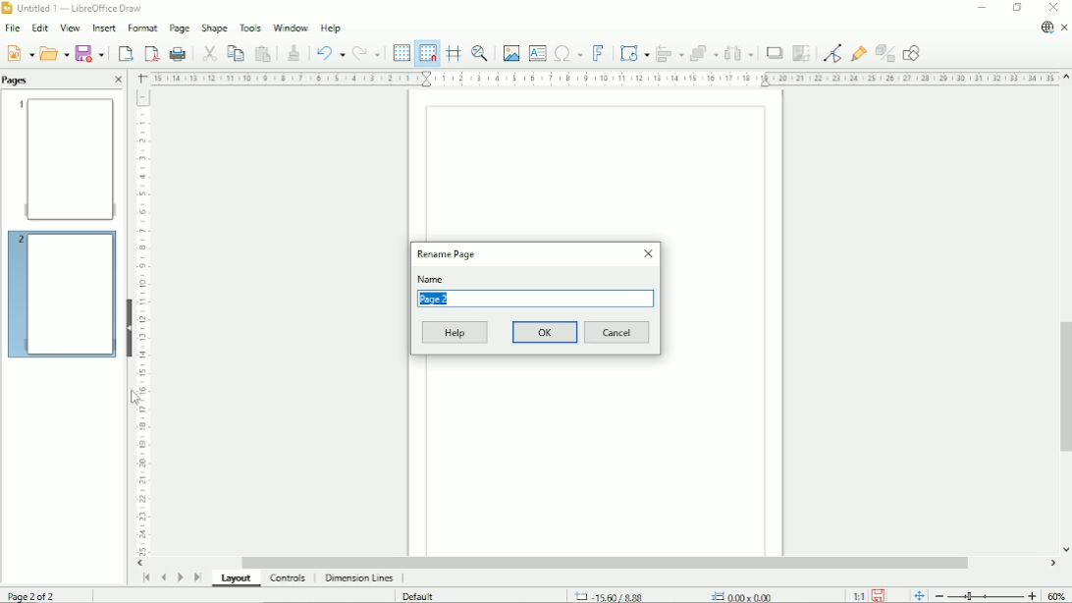 The height and width of the screenshot is (603, 1072). I want to click on Scroll to previous page, so click(163, 577).